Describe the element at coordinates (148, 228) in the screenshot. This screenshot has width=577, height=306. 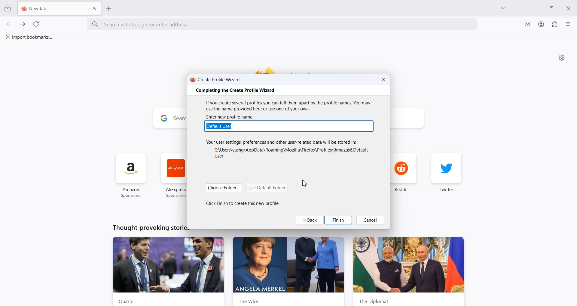
I see `Thought-provoking stories` at that location.